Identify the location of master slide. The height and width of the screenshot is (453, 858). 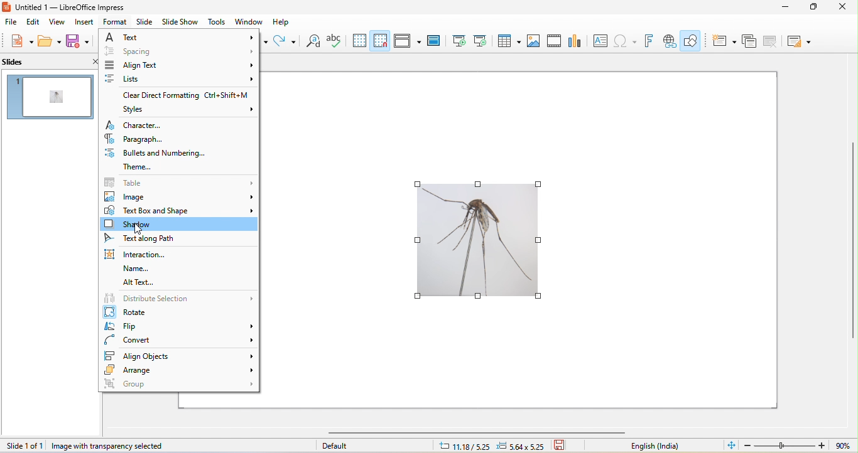
(433, 40).